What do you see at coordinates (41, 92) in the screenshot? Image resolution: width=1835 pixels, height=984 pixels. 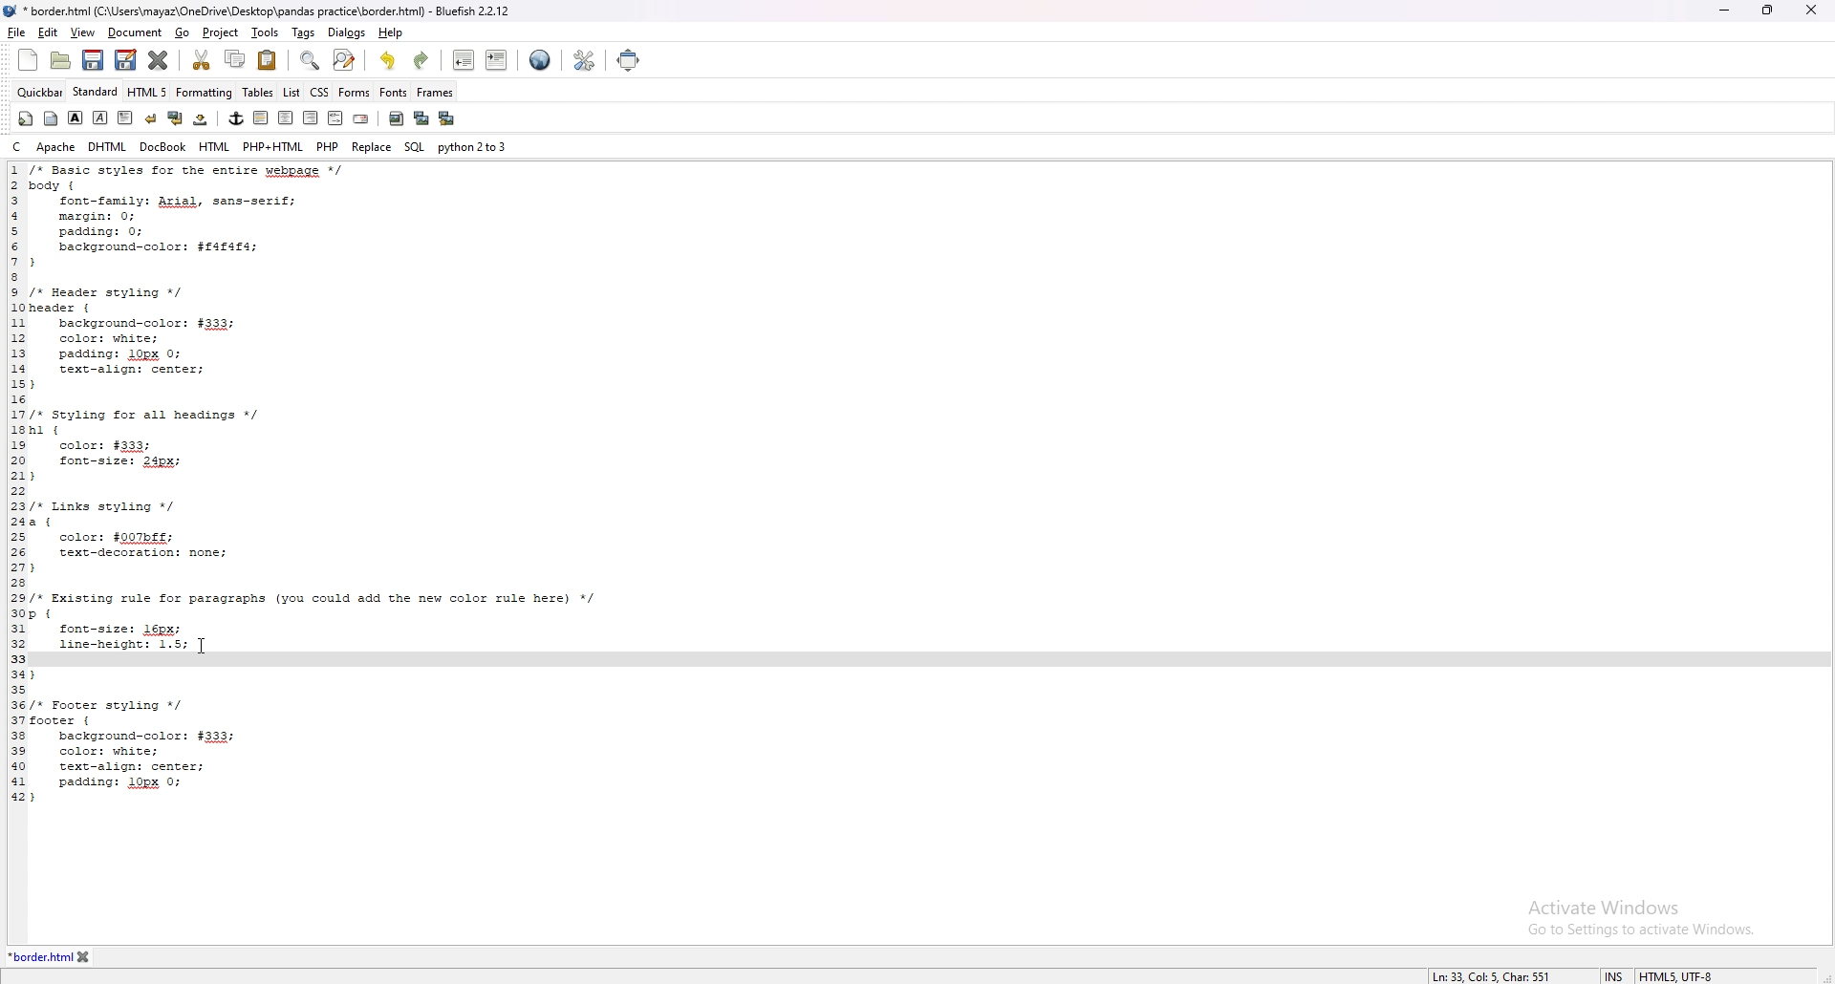 I see `quickbar` at bounding box center [41, 92].